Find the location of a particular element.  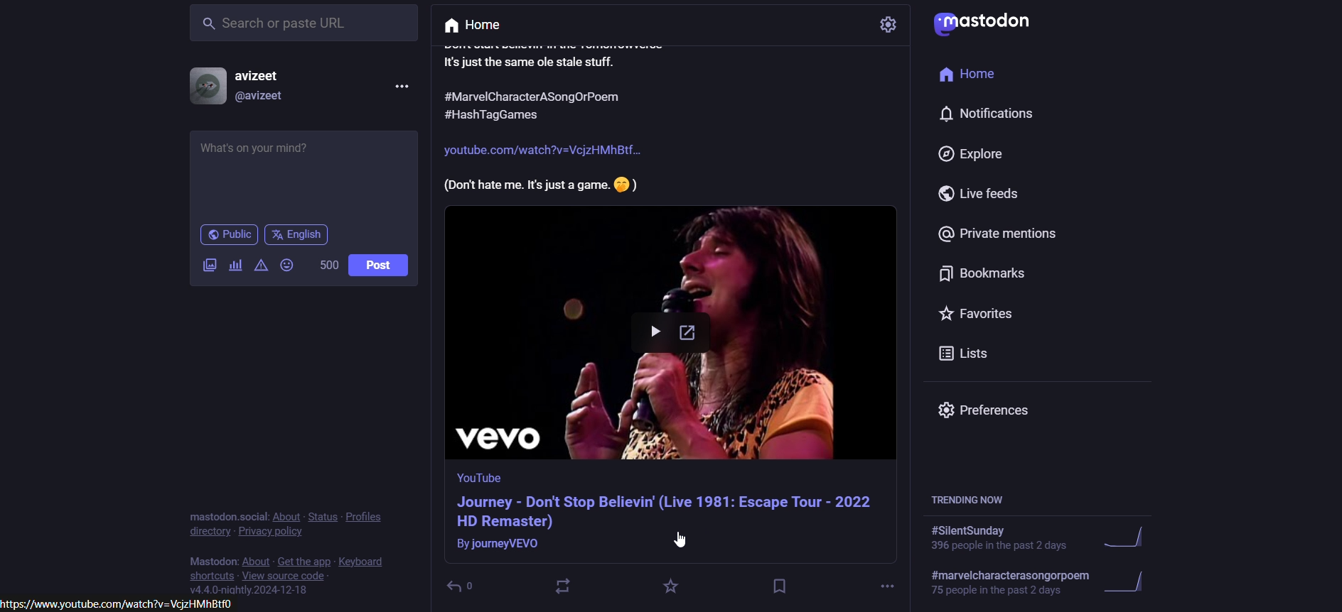

language is located at coordinates (299, 235).